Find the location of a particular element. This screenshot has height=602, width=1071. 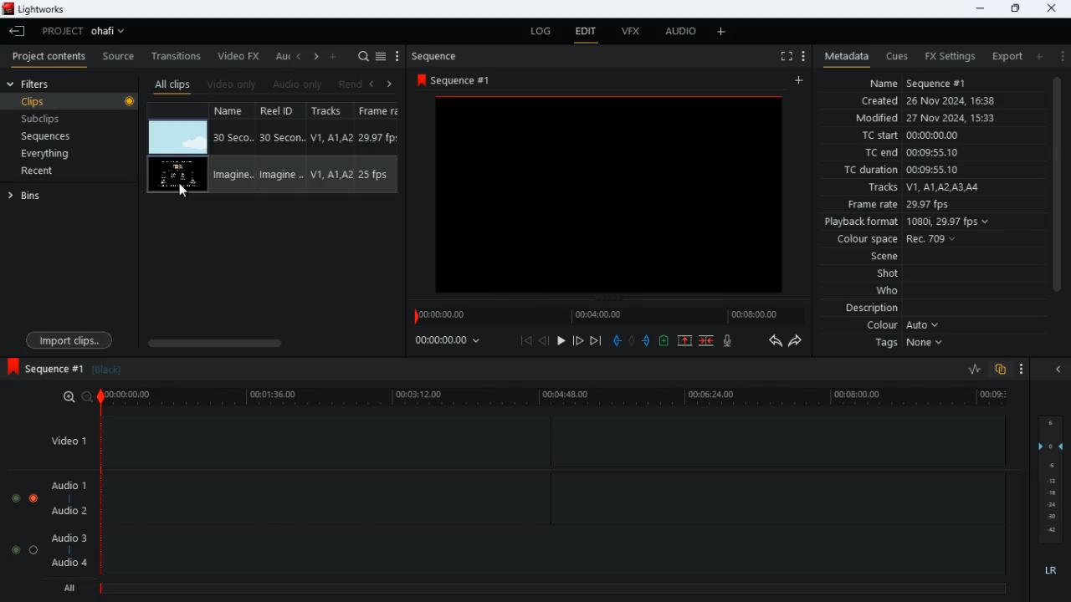

Reel ID is located at coordinates (281, 175).